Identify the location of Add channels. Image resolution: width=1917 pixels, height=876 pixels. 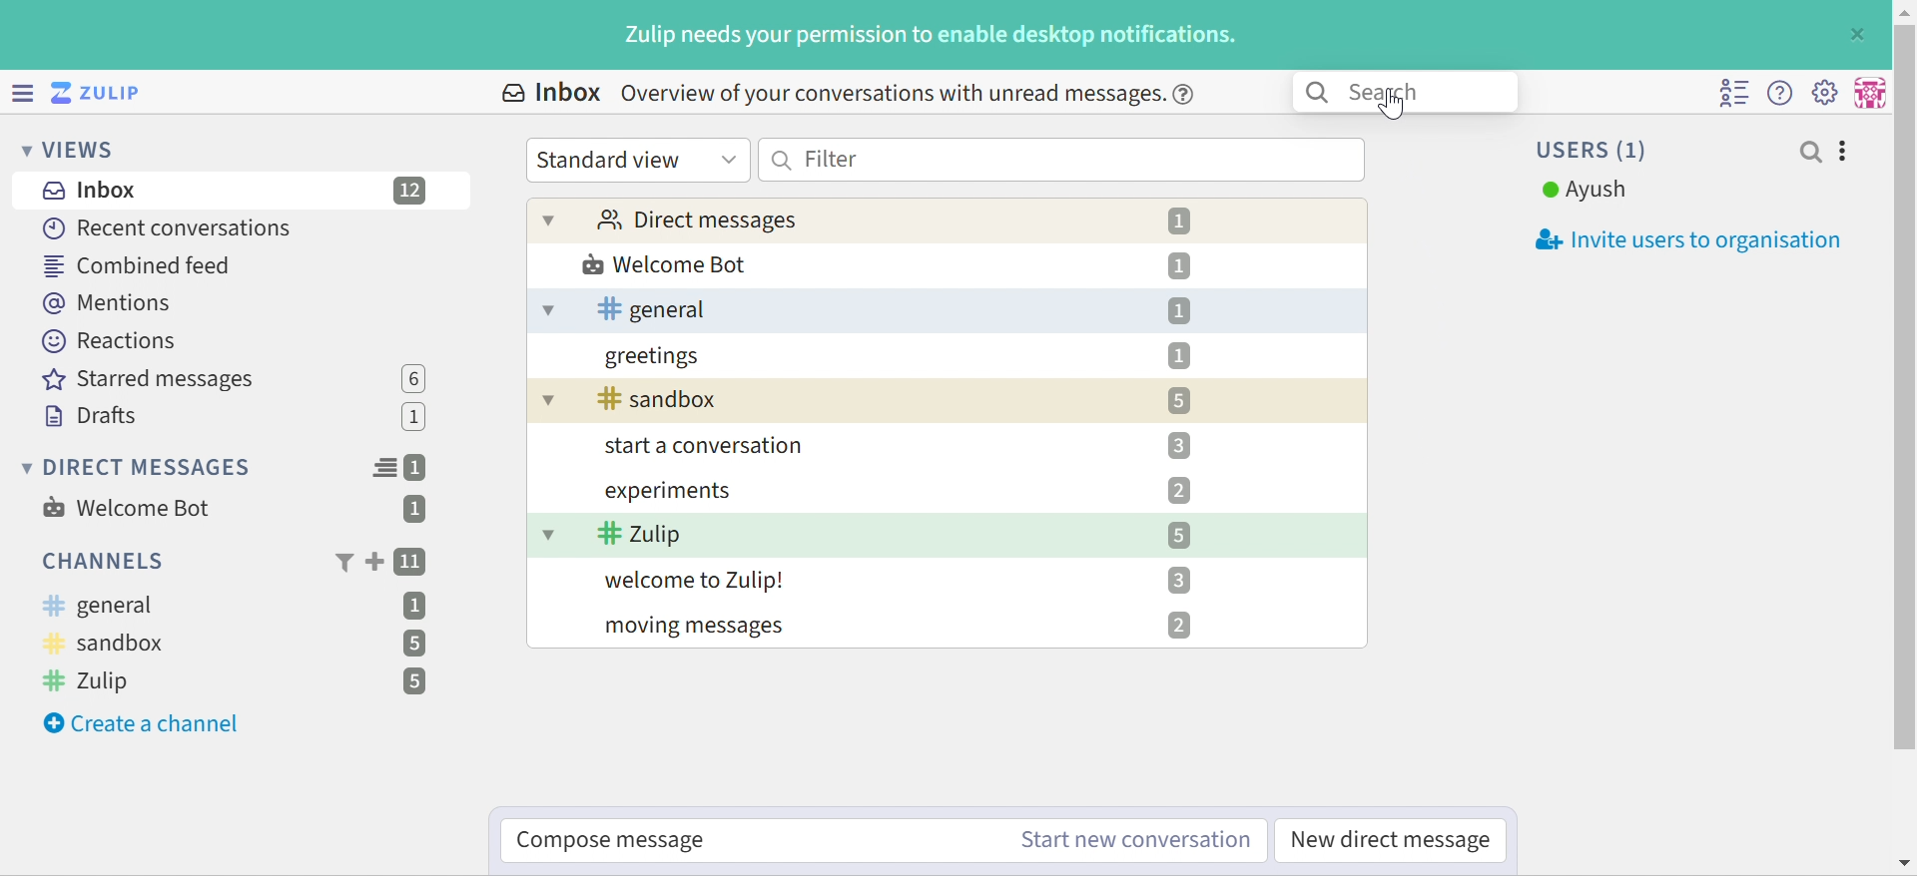
(372, 562).